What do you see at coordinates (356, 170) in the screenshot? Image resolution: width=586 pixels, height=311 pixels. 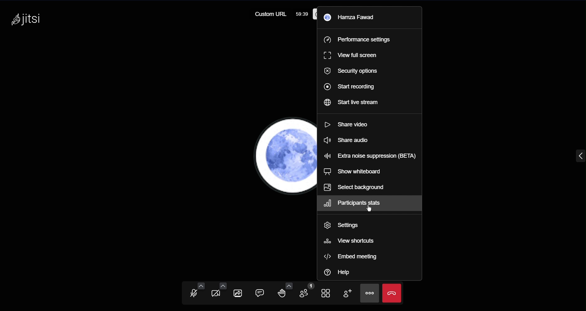 I see `Show whiteboard` at bounding box center [356, 170].